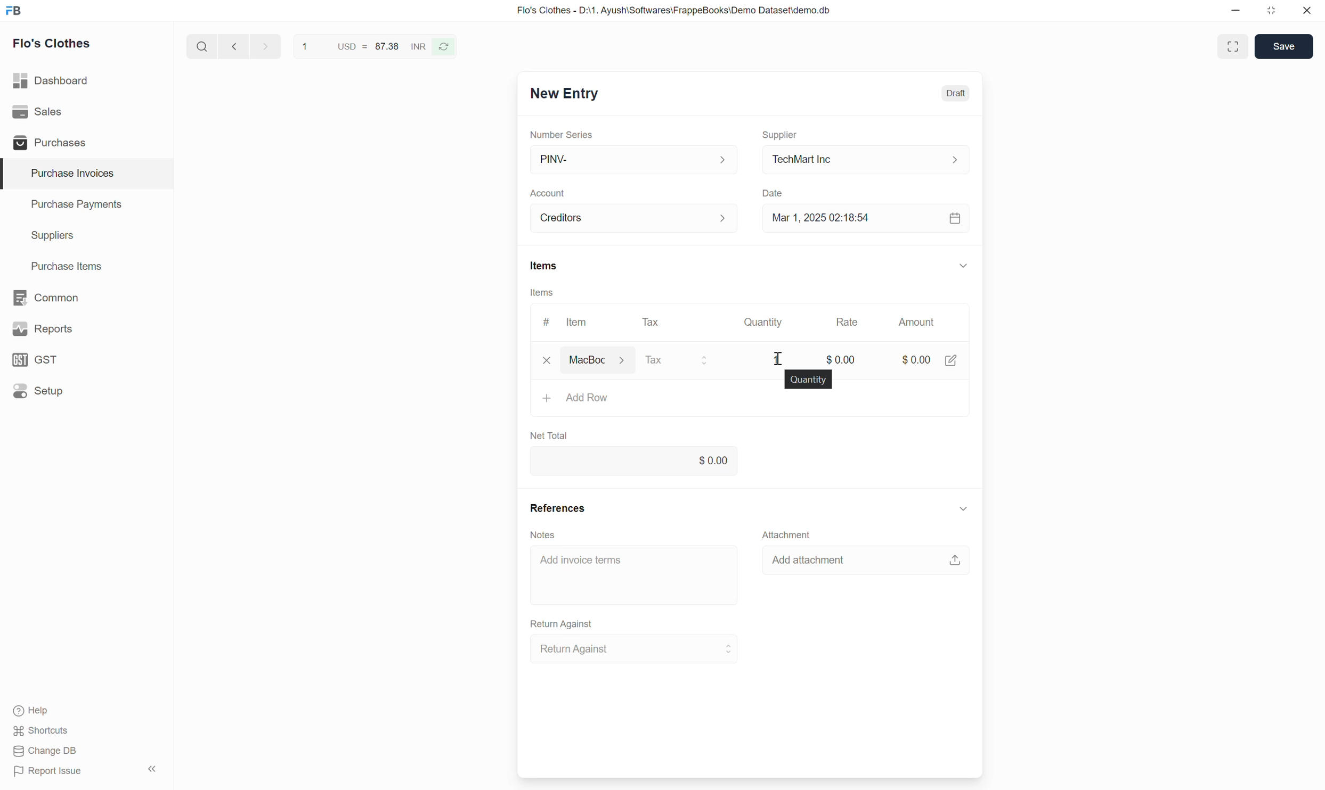 This screenshot has height=790, width=1325. I want to click on Account, so click(547, 194).